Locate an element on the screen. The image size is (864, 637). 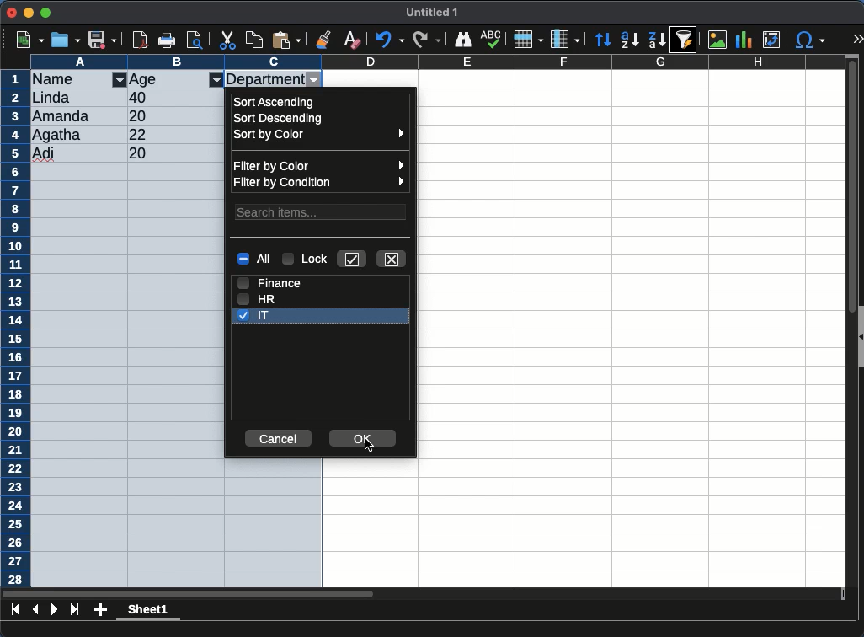
redo is located at coordinates (425, 40).